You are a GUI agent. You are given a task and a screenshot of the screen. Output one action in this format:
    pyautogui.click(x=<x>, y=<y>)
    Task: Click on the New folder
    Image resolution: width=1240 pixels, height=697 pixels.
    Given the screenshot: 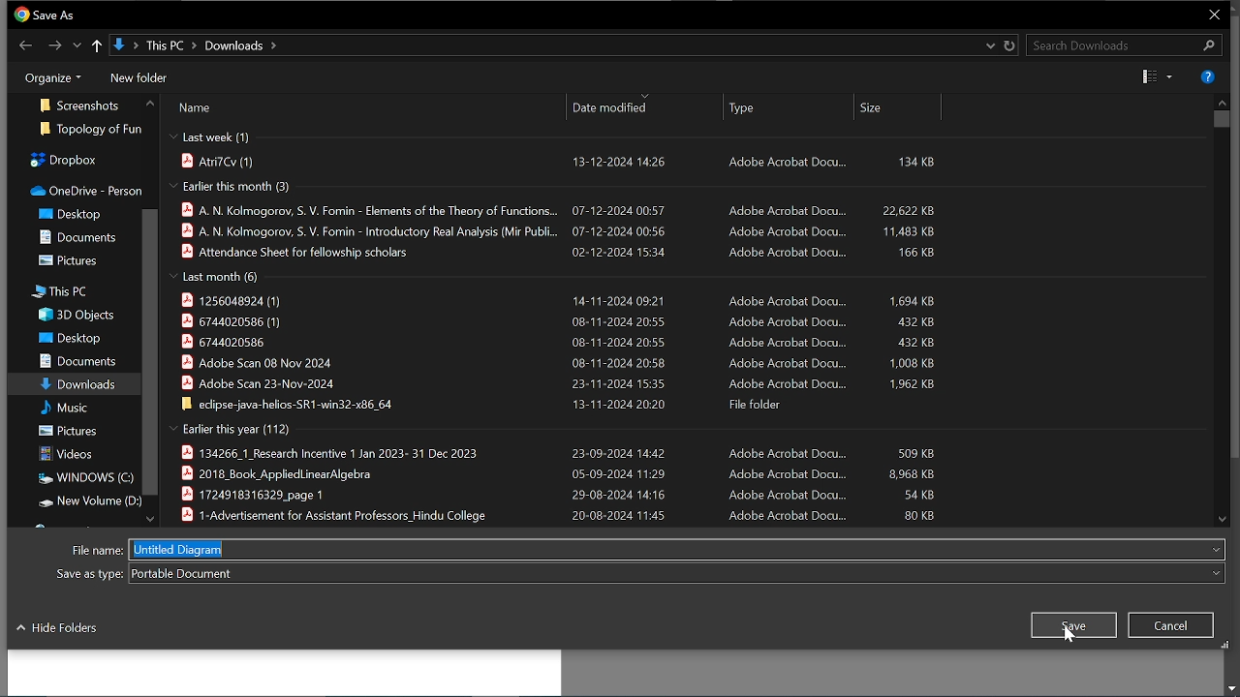 What is the action you would take?
    pyautogui.click(x=139, y=77)
    